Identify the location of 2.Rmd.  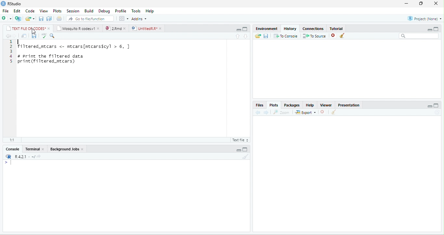
(113, 28).